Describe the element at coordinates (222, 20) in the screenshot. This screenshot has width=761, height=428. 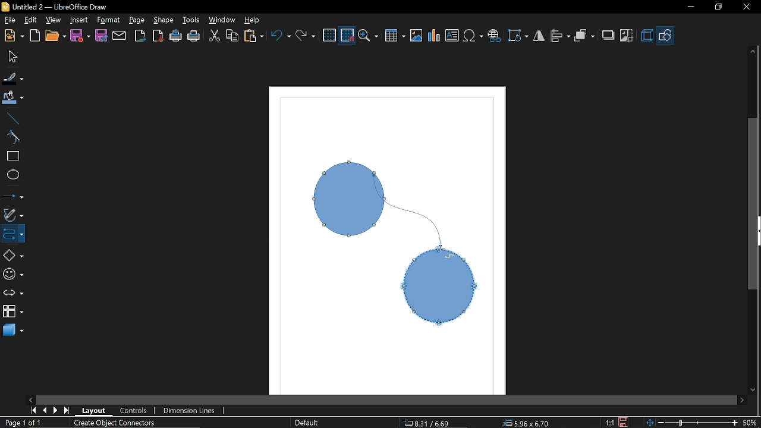
I see `Window` at that location.